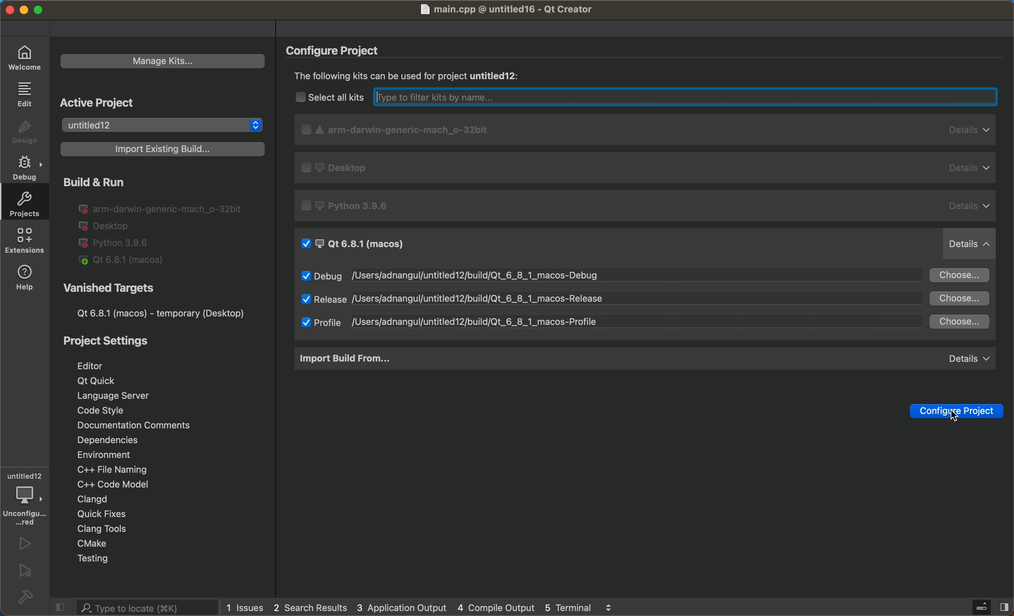 Image resolution: width=1014 pixels, height=616 pixels. I want to click on active project, so click(103, 101).